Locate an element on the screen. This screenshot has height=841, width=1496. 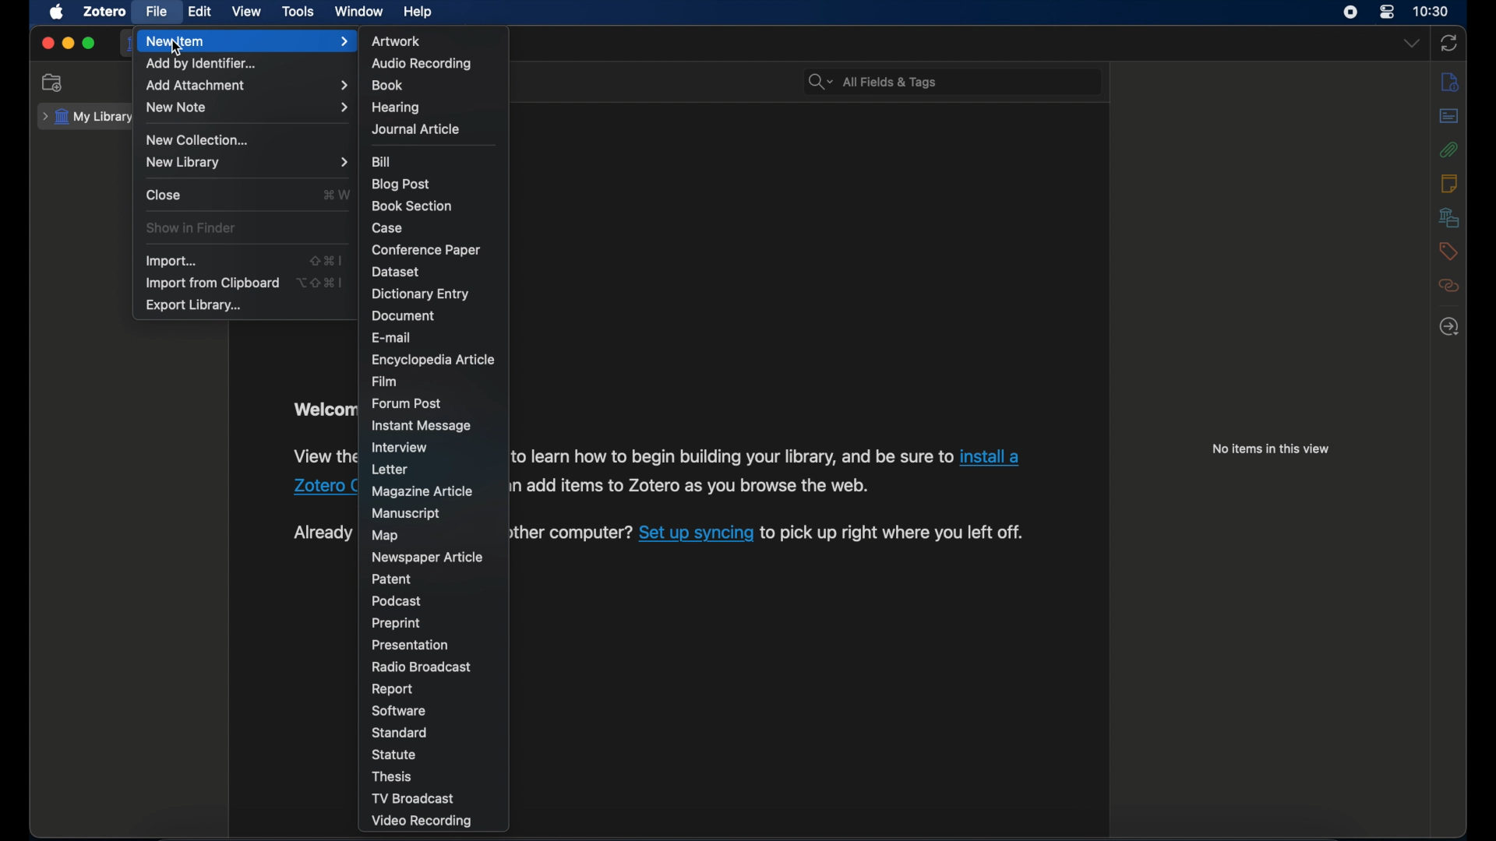
magazine article is located at coordinates (421, 492).